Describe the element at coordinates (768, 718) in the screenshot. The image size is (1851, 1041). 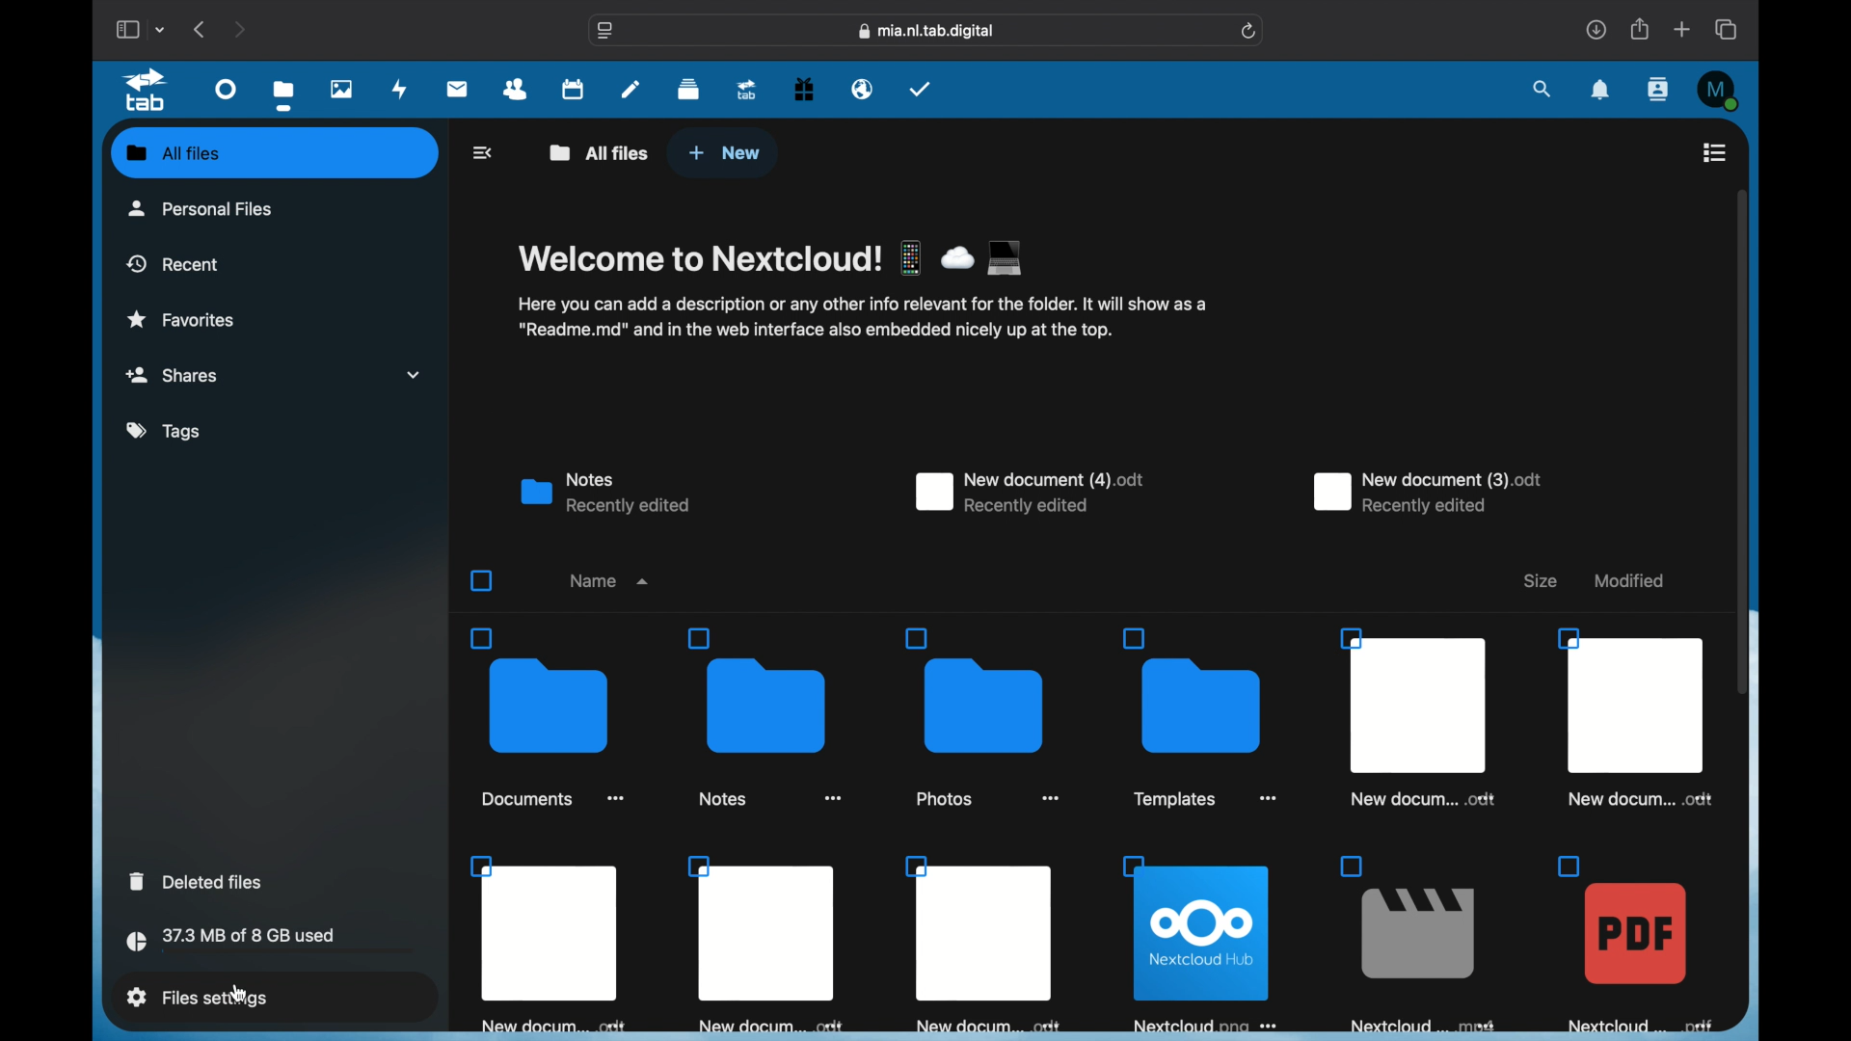
I see `folder` at that location.